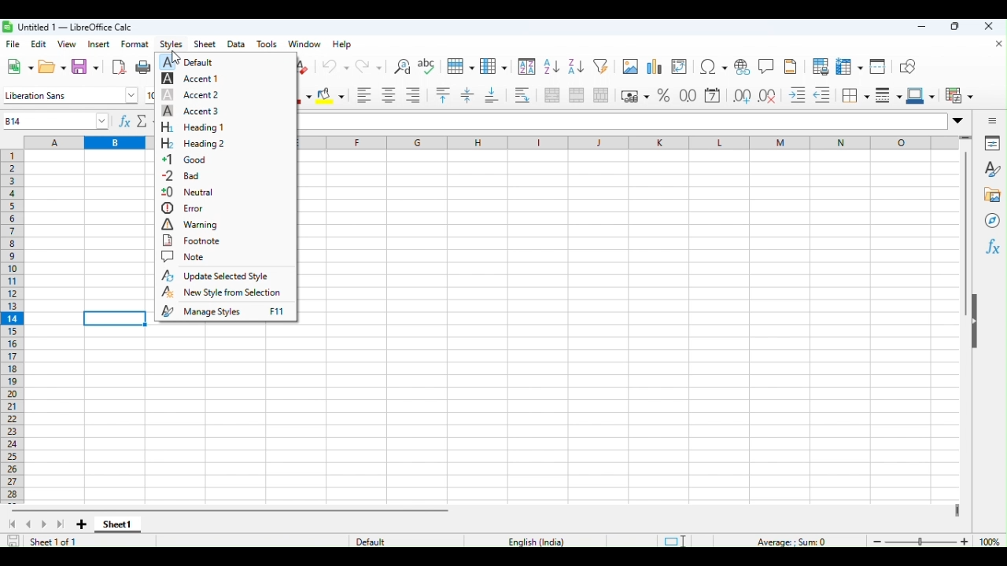 Image resolution: width=1007 pixels, height=566 pixels. What do you see at coordinates (965, 236) in the screenshot?
I see `Vertical scrollbar` at bounding box center [965, 236].